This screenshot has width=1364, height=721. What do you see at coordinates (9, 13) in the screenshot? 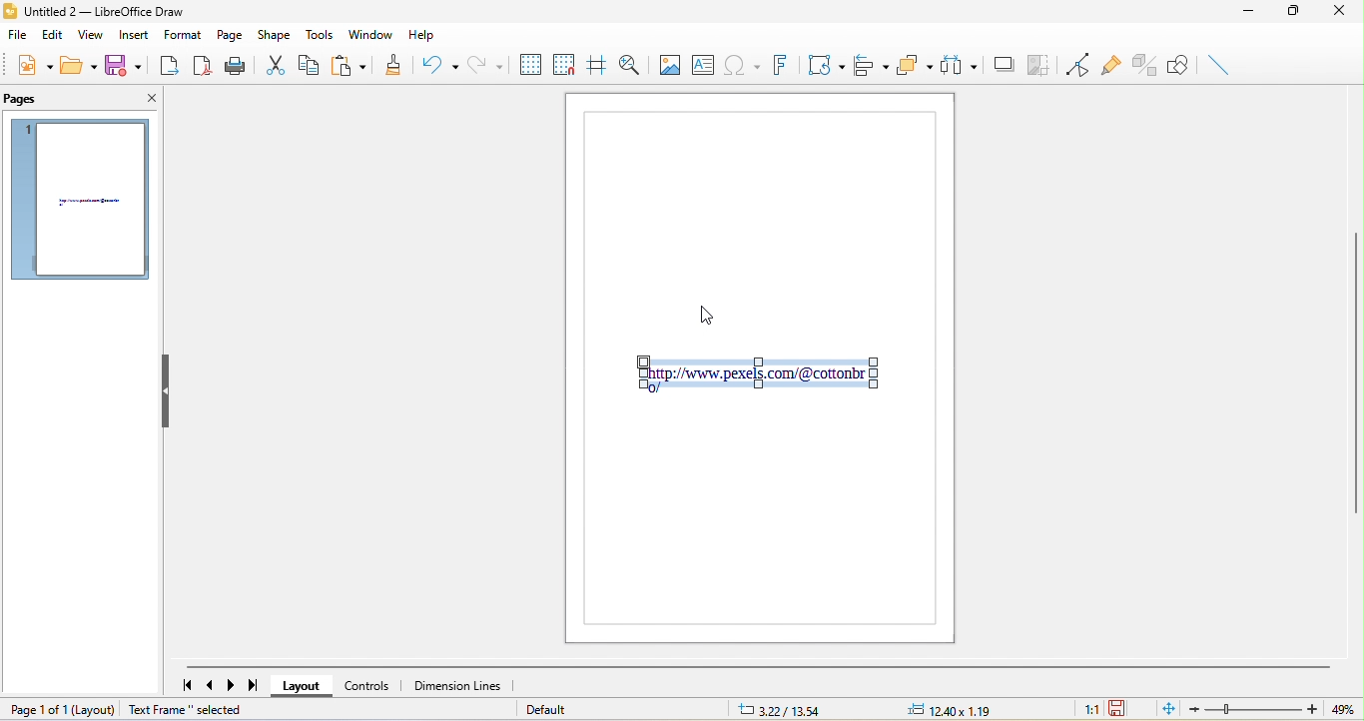
I see `Libre Logo` at bounding box center [9, 13].